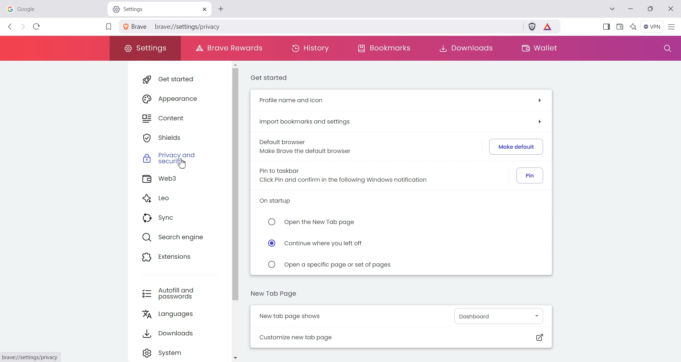  I want to click on Forward, so click(23, 27).